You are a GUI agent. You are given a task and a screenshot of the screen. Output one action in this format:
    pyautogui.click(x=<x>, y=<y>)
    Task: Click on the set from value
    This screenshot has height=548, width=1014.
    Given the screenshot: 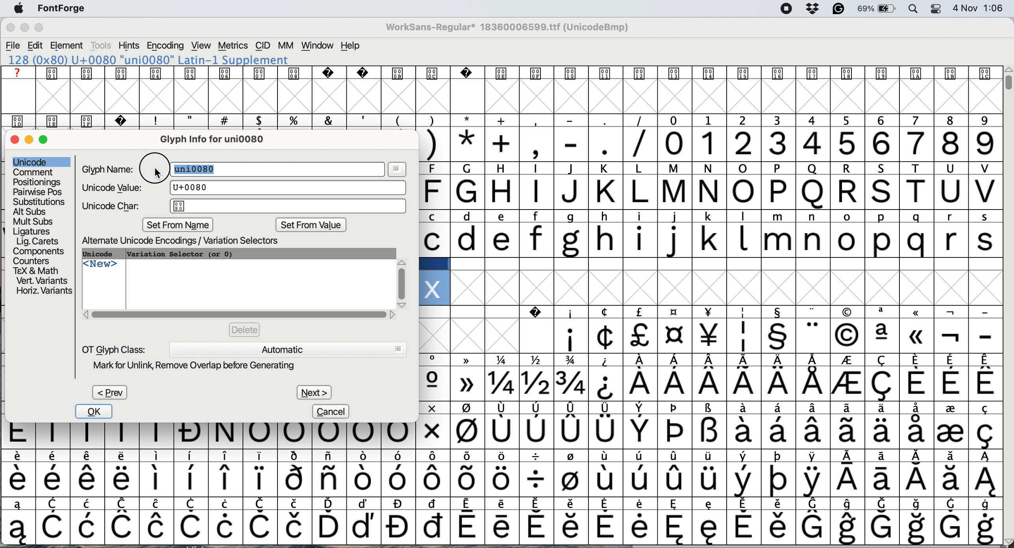 What is the action you would take?
    pyautogui.click(x=311, y=226)
    